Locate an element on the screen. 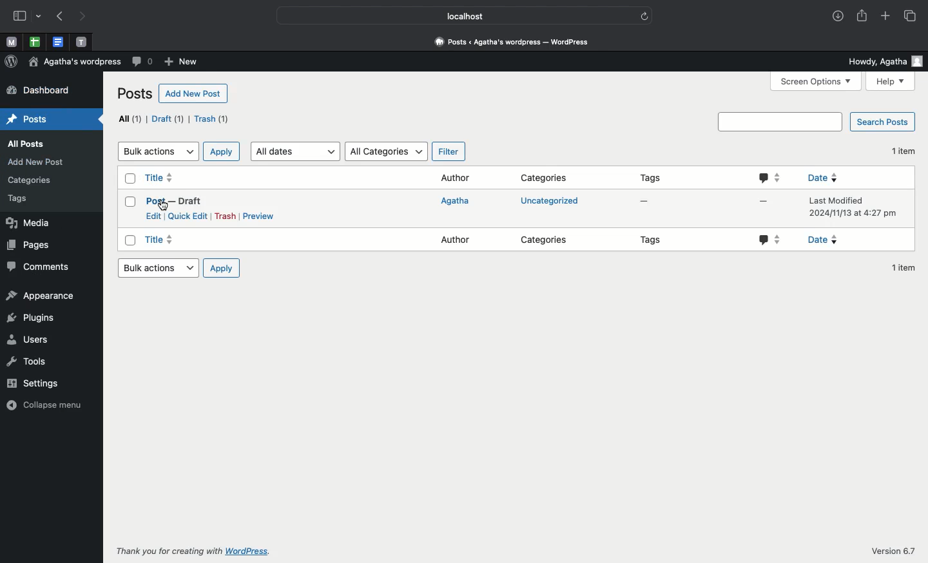 The width and height of the screenshot is (928, 563). Post draft is located at coordinates (176, 200).